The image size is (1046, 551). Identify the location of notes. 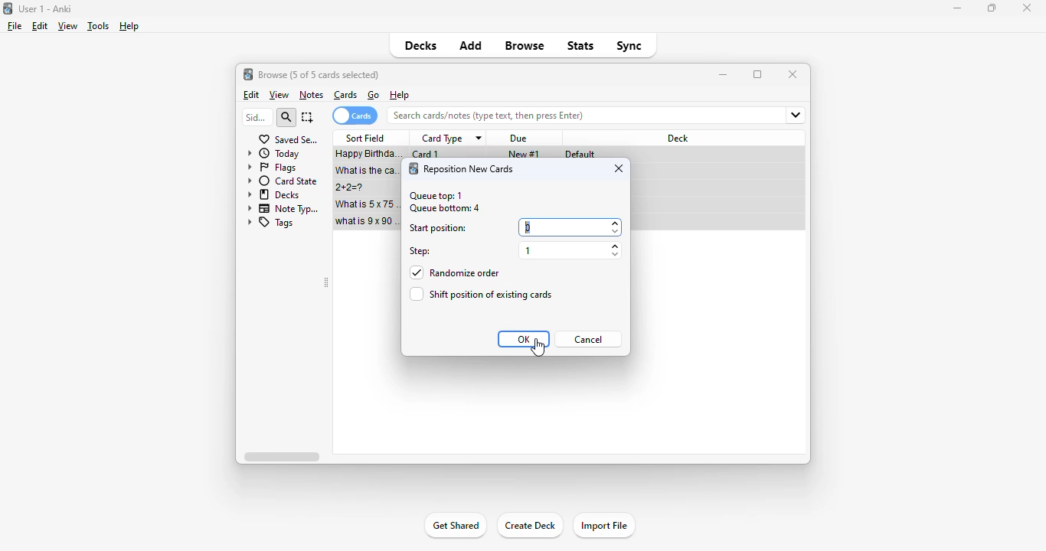
(311, 96).